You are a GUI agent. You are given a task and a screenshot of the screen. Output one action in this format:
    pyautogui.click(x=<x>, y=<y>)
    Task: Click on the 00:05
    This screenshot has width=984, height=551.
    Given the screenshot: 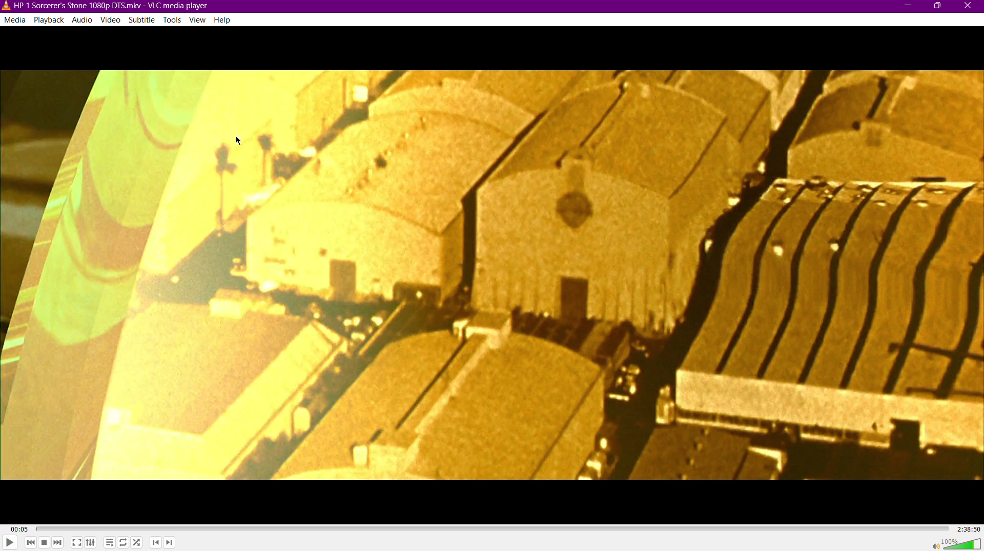 What is the action you would take?
    pyautogui.click(x=18, y=528)
    